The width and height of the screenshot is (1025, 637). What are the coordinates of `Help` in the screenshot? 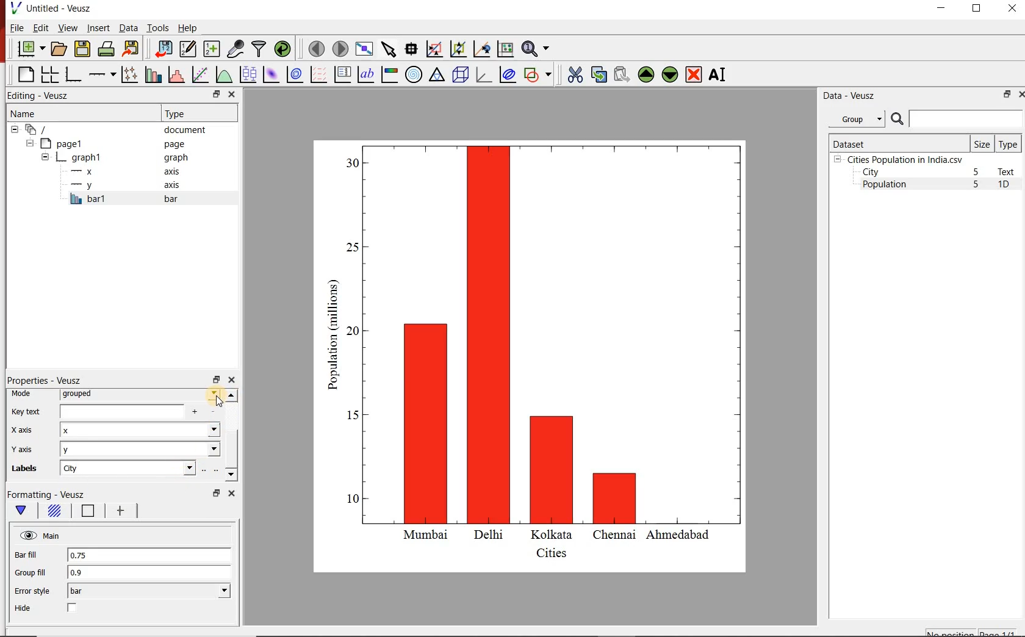 It's located at (189, 27).